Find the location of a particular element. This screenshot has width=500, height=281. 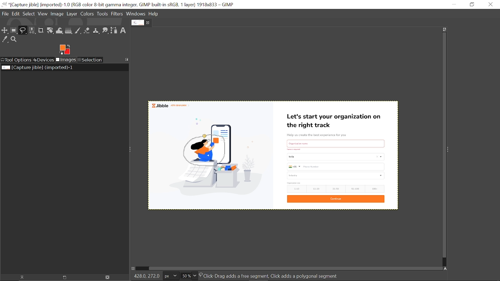

Path tool is located at coordinates (114, 30).